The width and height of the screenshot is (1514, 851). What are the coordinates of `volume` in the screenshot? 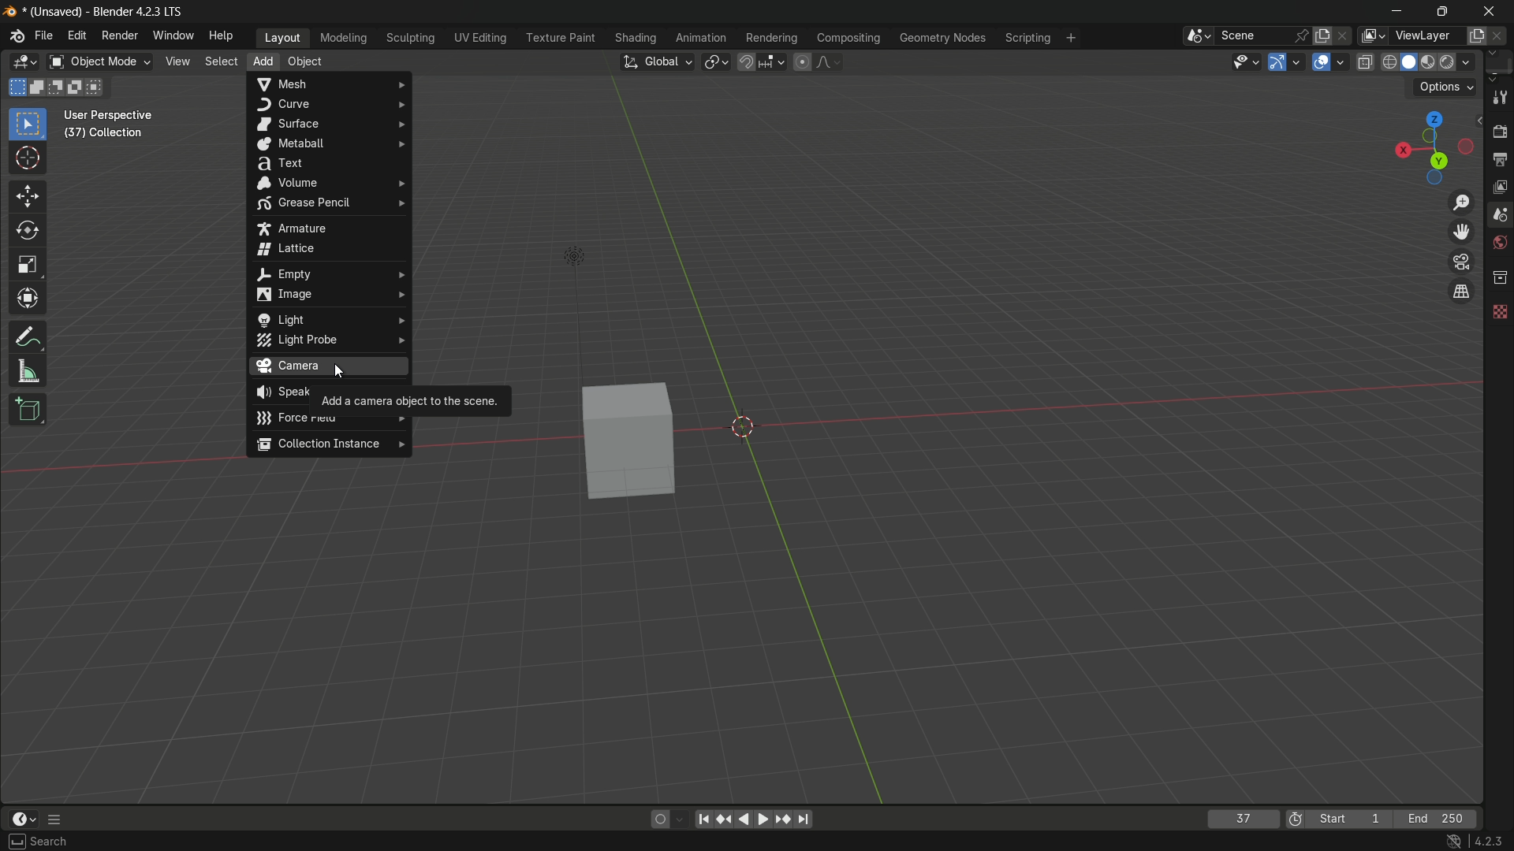 It's located at (328, 184).